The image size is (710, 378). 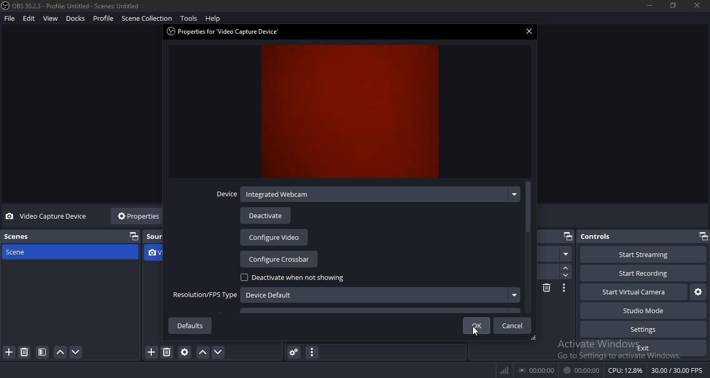 I want to click on resolution/FPS type, so click(x=345, y=294).